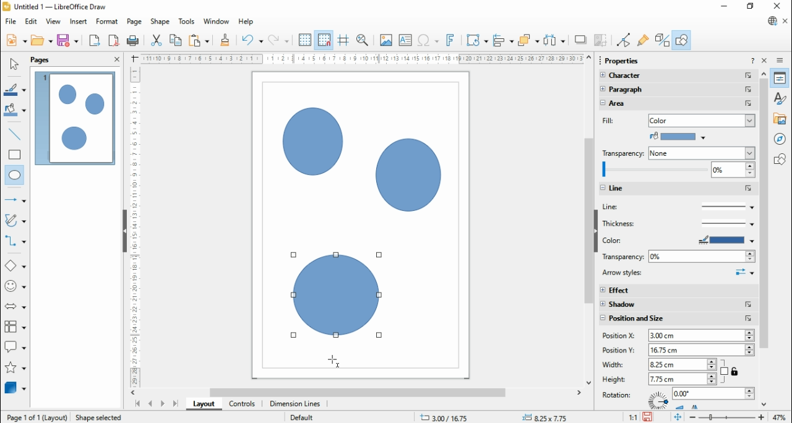  What do you see at coordinates (15, 241) in the screenshot?
I see `connectors` at bounding box center [15, 241].